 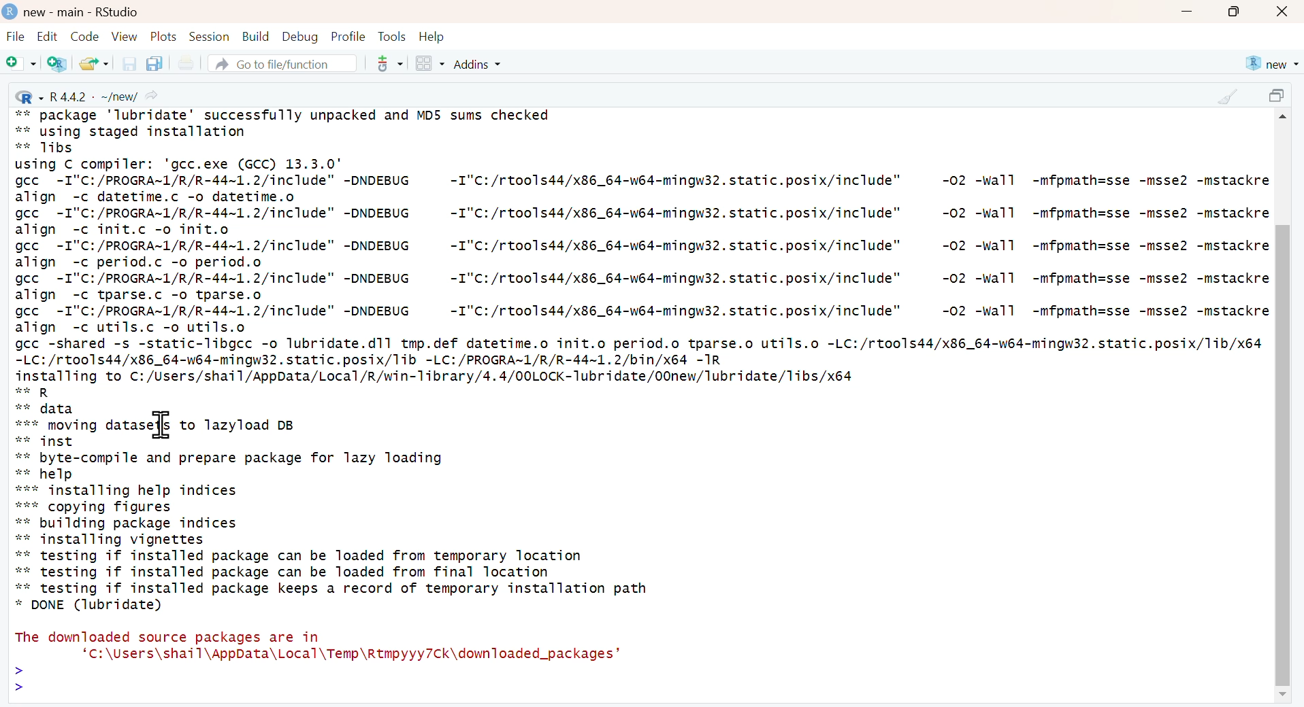 What do you see at coordinates (1186, 13) in the screenshot?
I see `minimize` at bounding box center [1186, 13].